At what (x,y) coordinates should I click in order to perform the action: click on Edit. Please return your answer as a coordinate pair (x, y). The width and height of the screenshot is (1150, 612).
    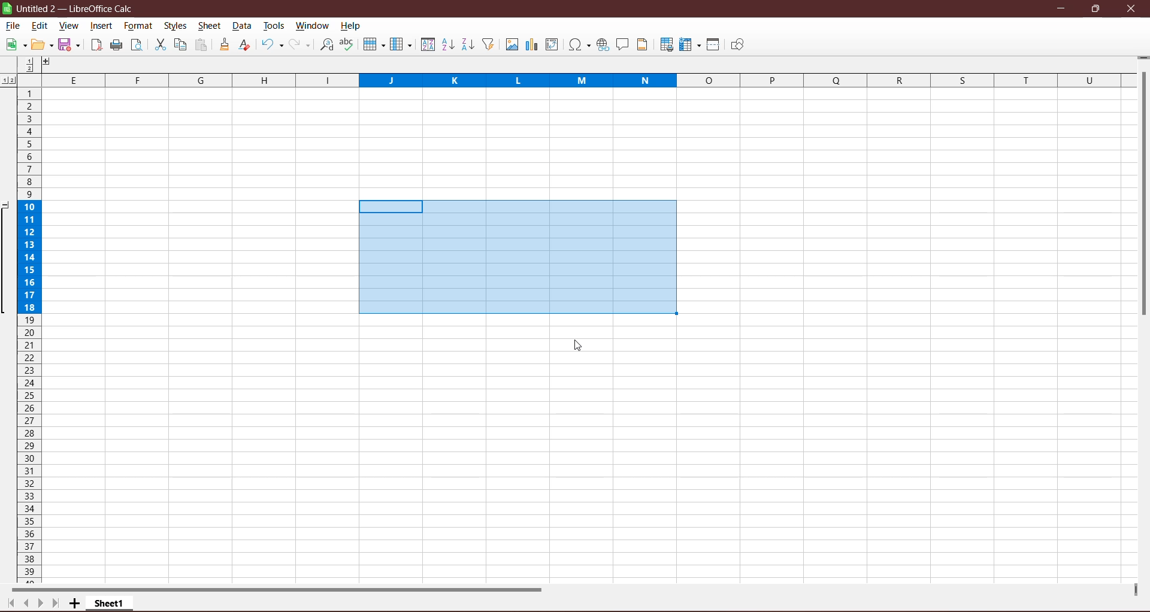
    Looking at the image, I should click on (43, 45).